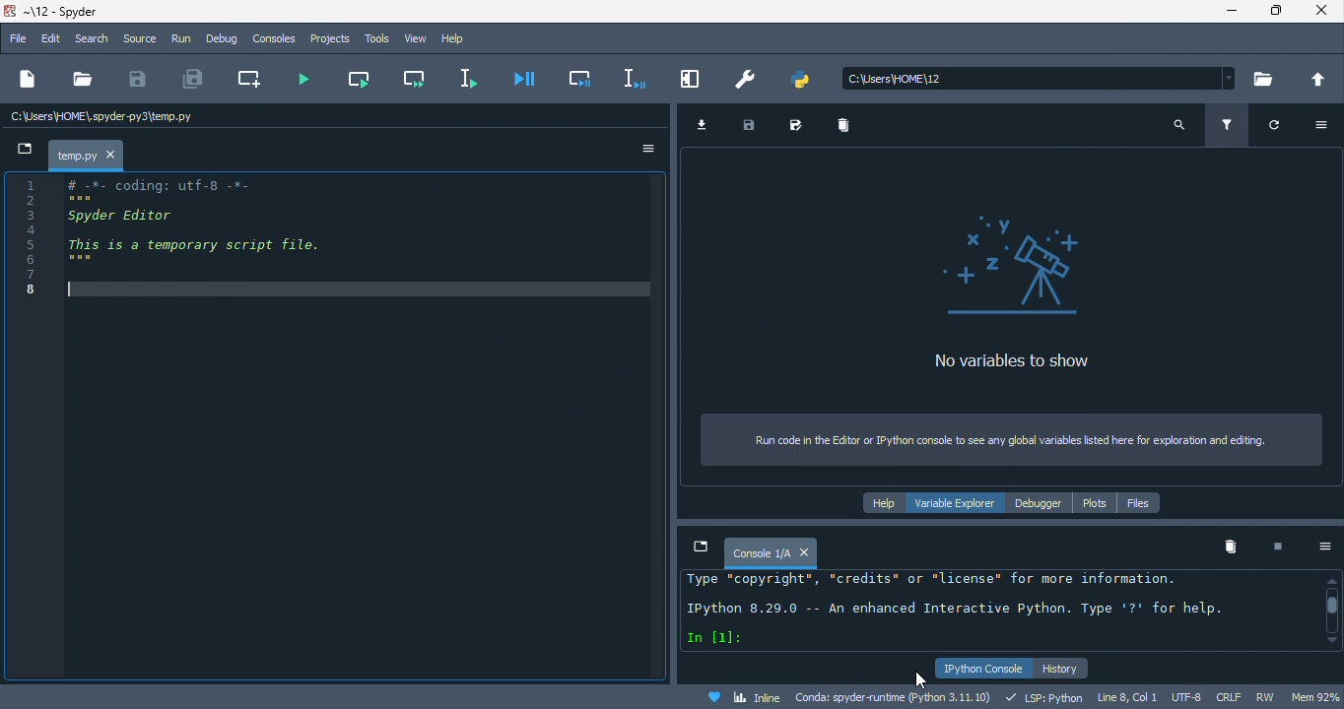 This screenshot has height=709, width=1344. I want to click on conda spyder runtime, so click(895, 696).